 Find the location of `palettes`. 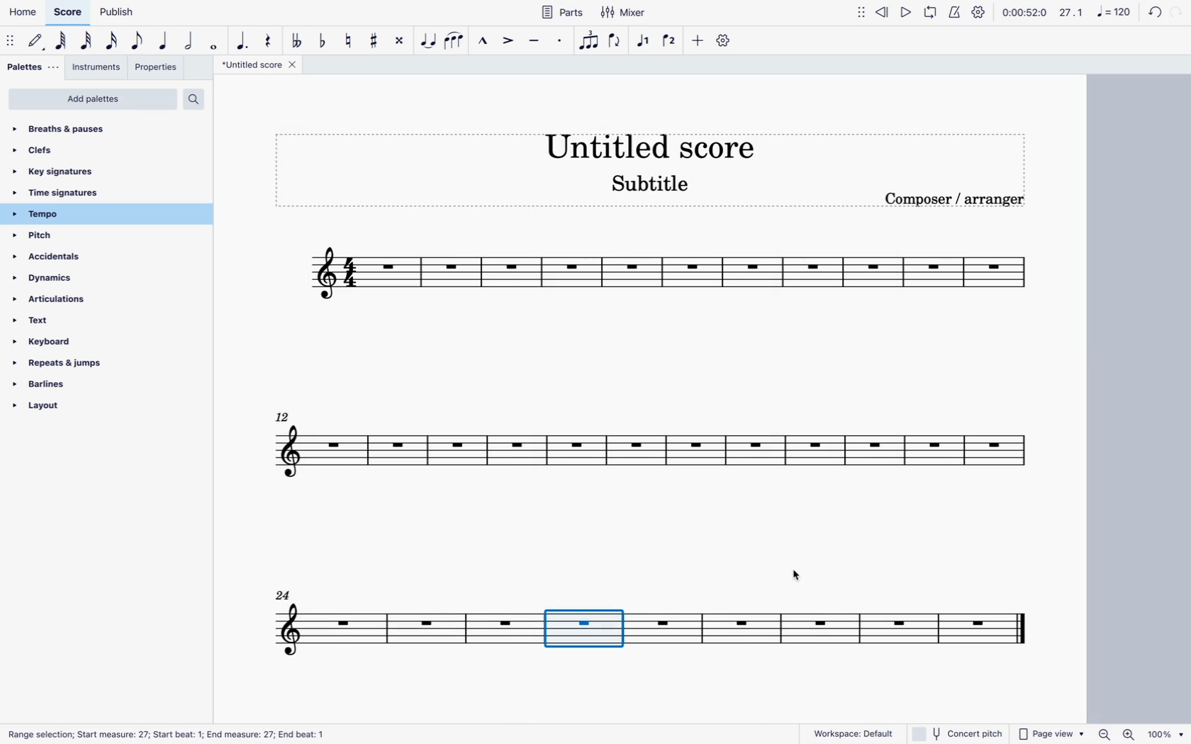

palettes is located at coordinates (30, 67).